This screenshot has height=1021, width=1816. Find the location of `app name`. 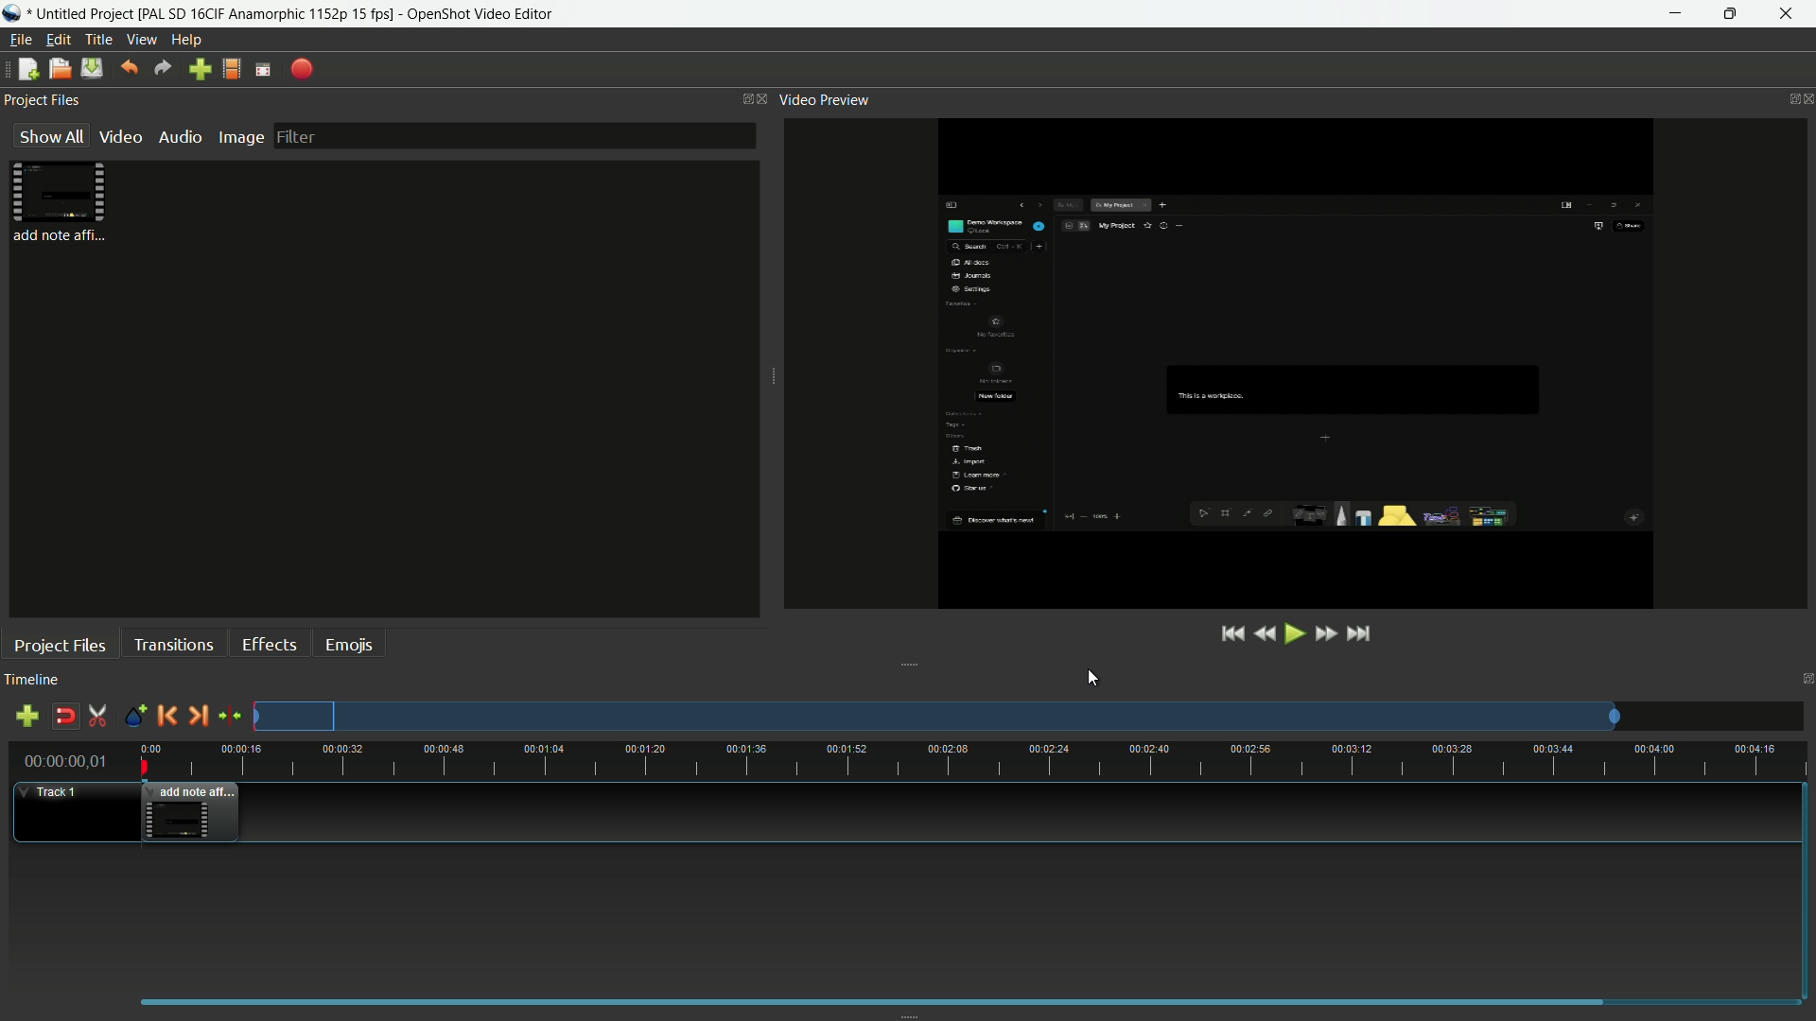

app name is located at coordinates (12, 13).